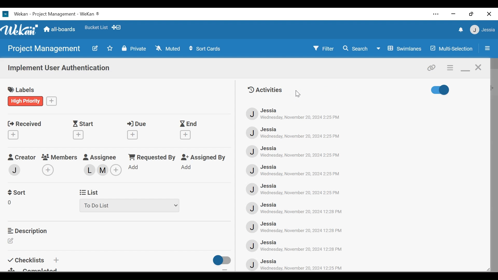  I want to click on Muted, so click(168, 48).